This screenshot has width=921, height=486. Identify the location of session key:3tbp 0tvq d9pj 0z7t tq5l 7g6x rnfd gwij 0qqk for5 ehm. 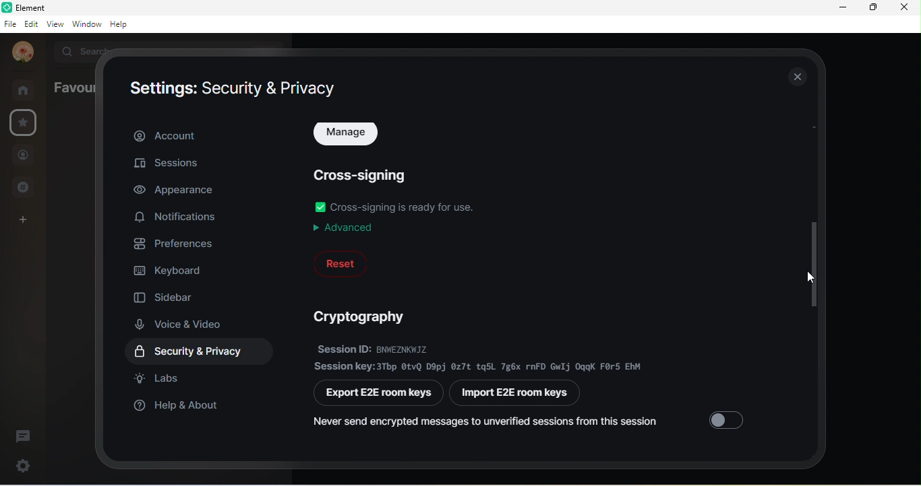
(480, 366).